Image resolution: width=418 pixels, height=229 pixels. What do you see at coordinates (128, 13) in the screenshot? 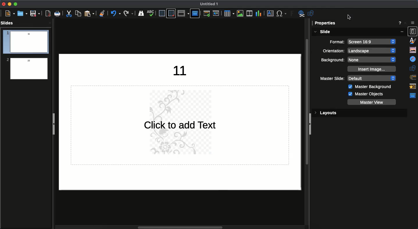
I see `Redo` at bounding box center [128, 13].